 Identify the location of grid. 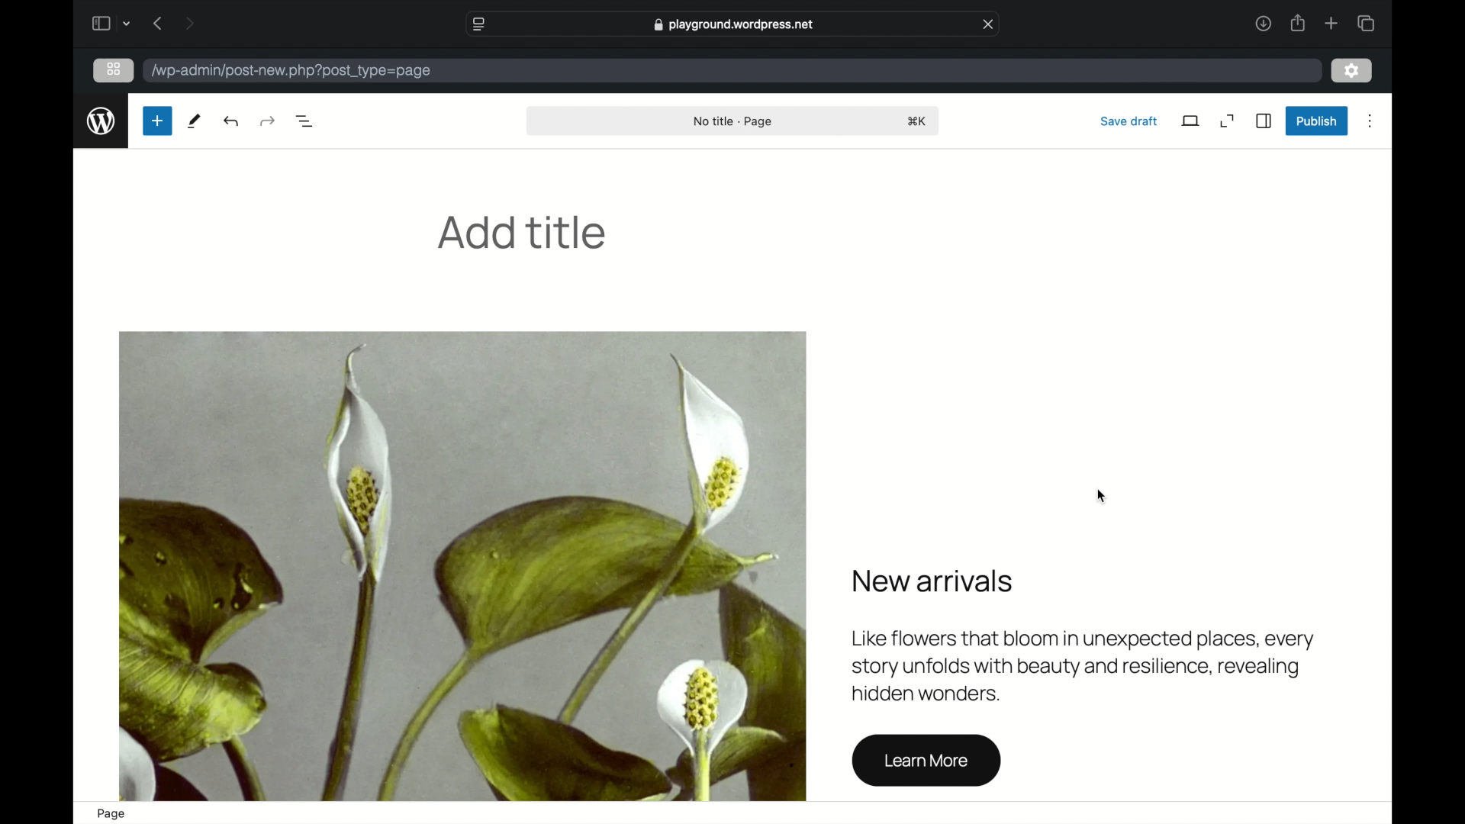
(114, 69).